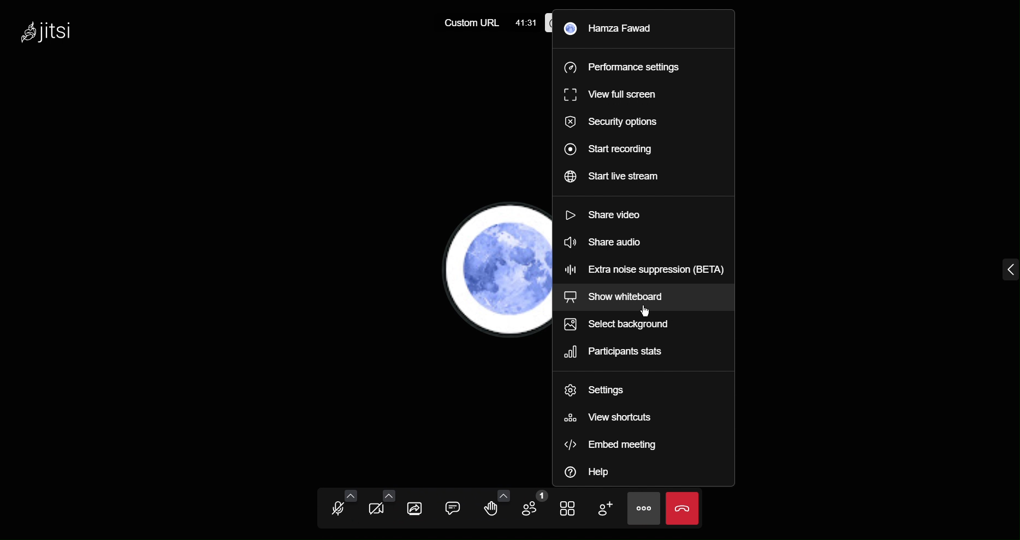 This screenshot has width=1020, height=540. I want to click on Account Profile Picture, so click(493, 272).